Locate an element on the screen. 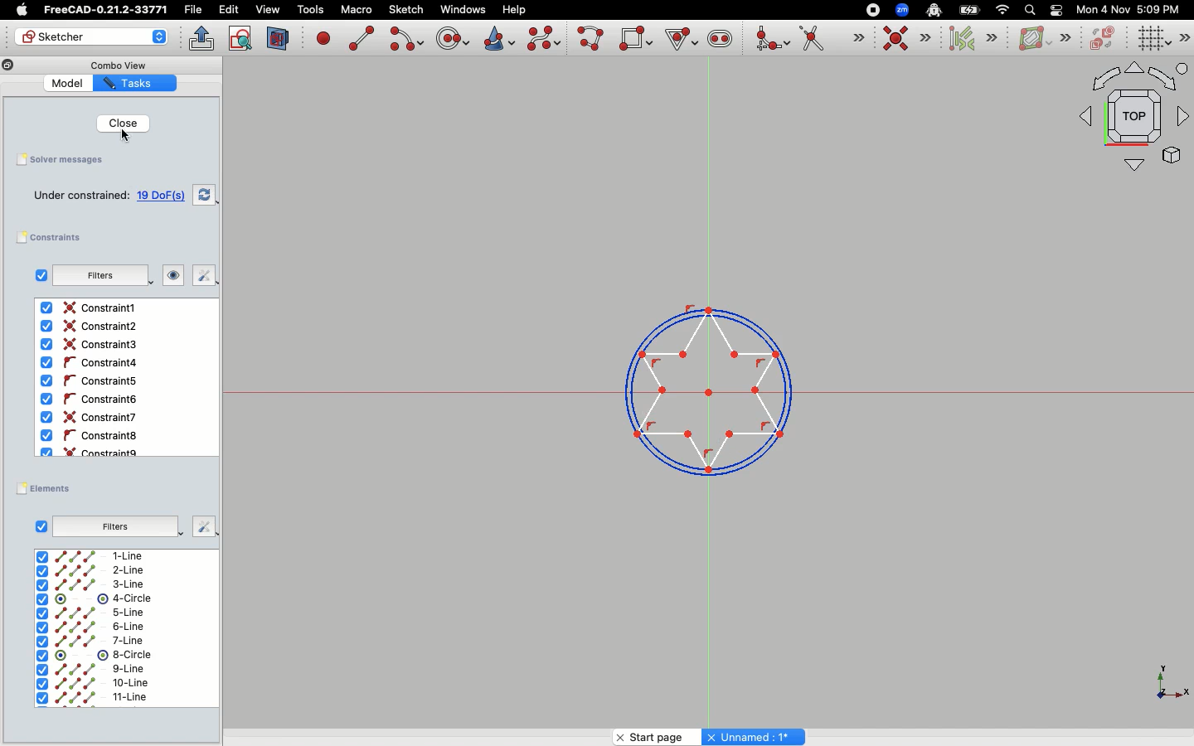 This screenshot has height=746, width=1194. Mon 4 Nov 5:09 PM is located at coordinates (1130, 10).